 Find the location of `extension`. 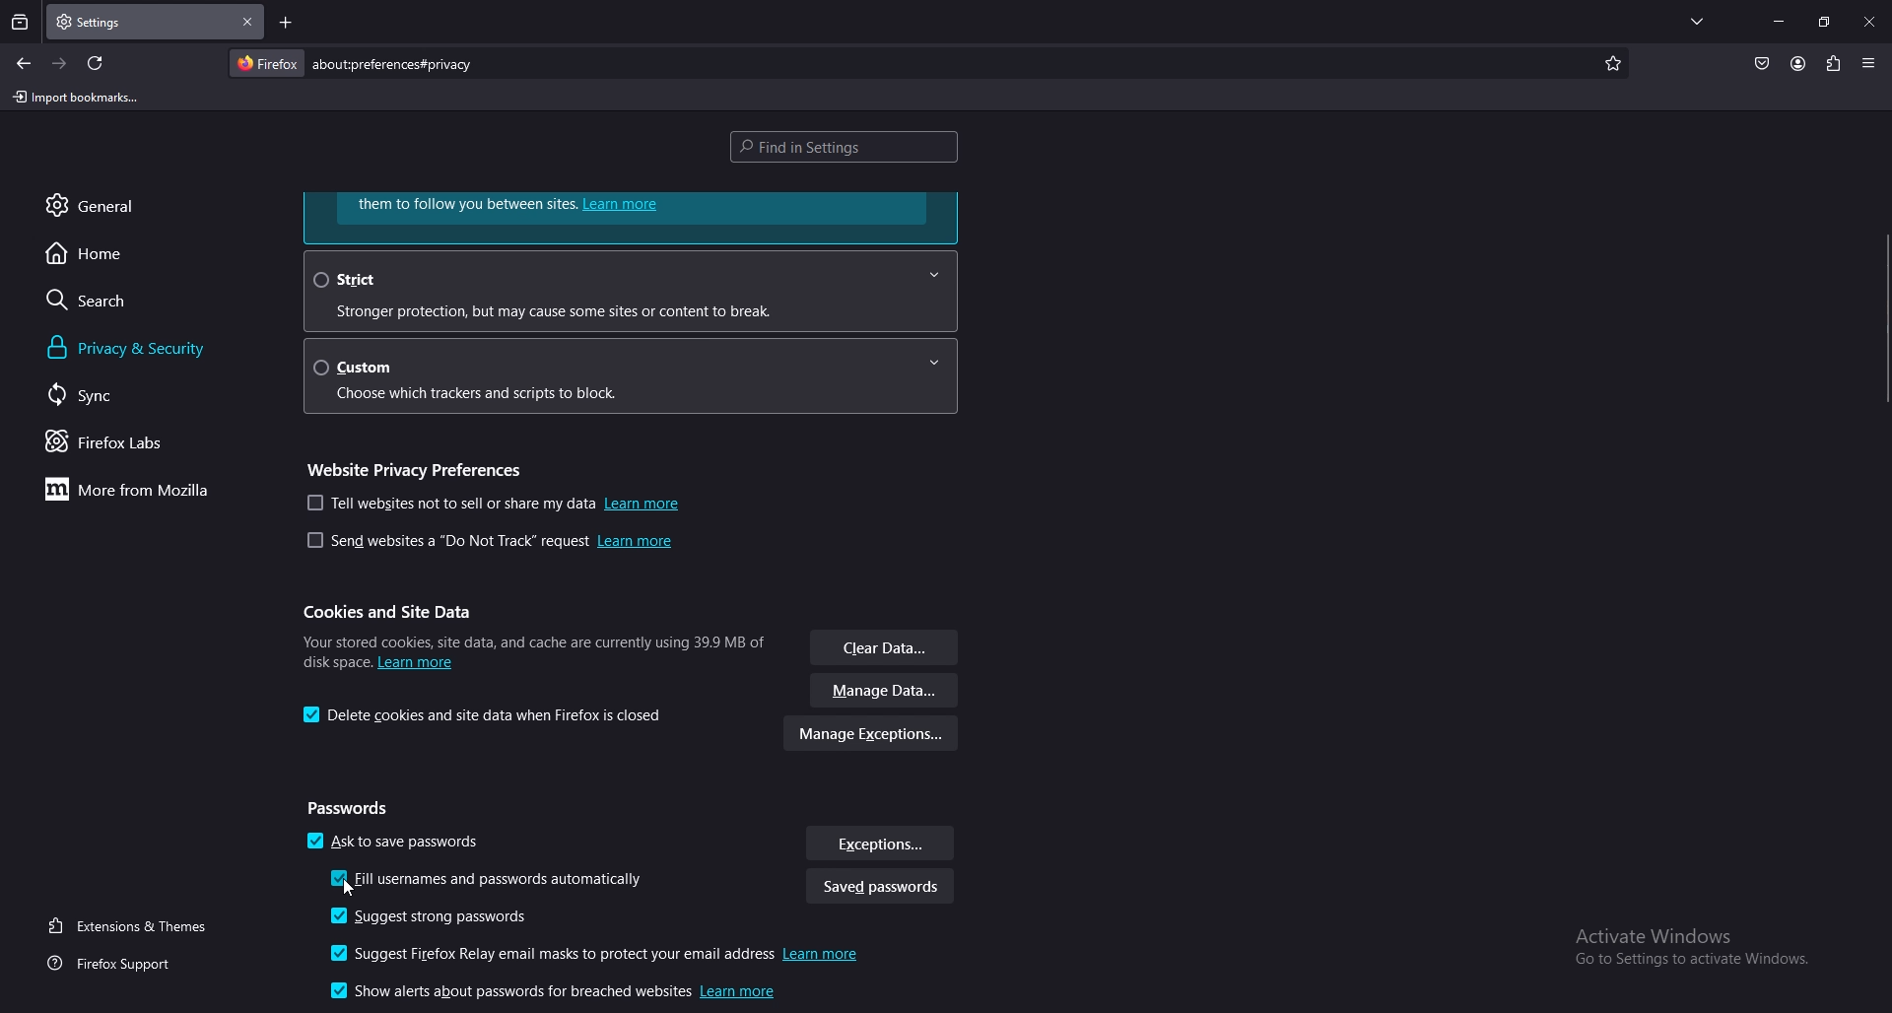

extension is located at coordinates (1832, 63).